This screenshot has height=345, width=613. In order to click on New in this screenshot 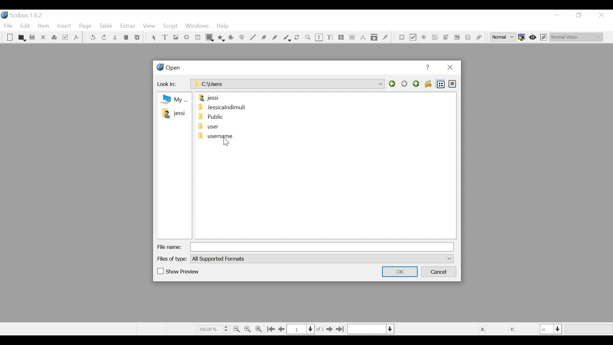, I will do `click(10, 38)`.